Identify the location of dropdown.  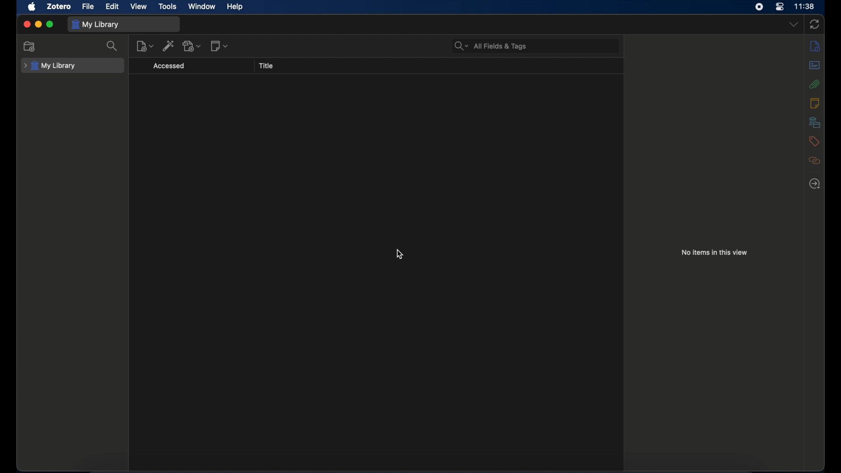
(793, 25).